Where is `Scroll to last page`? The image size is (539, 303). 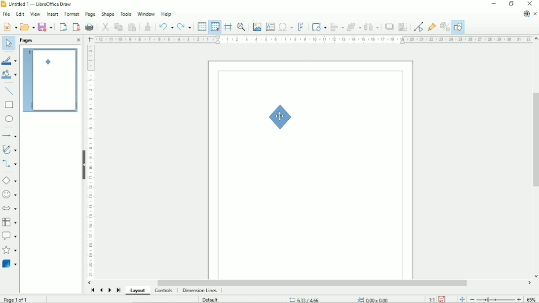
Scroll to last page is located at coordinates (119, 290).